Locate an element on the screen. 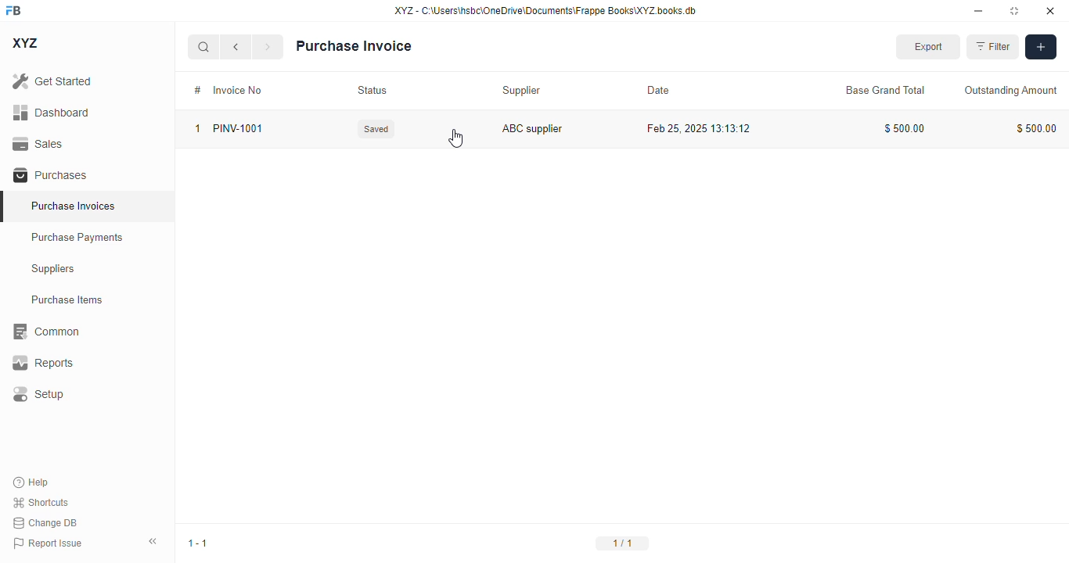  status is located at coordinates (372, 90).